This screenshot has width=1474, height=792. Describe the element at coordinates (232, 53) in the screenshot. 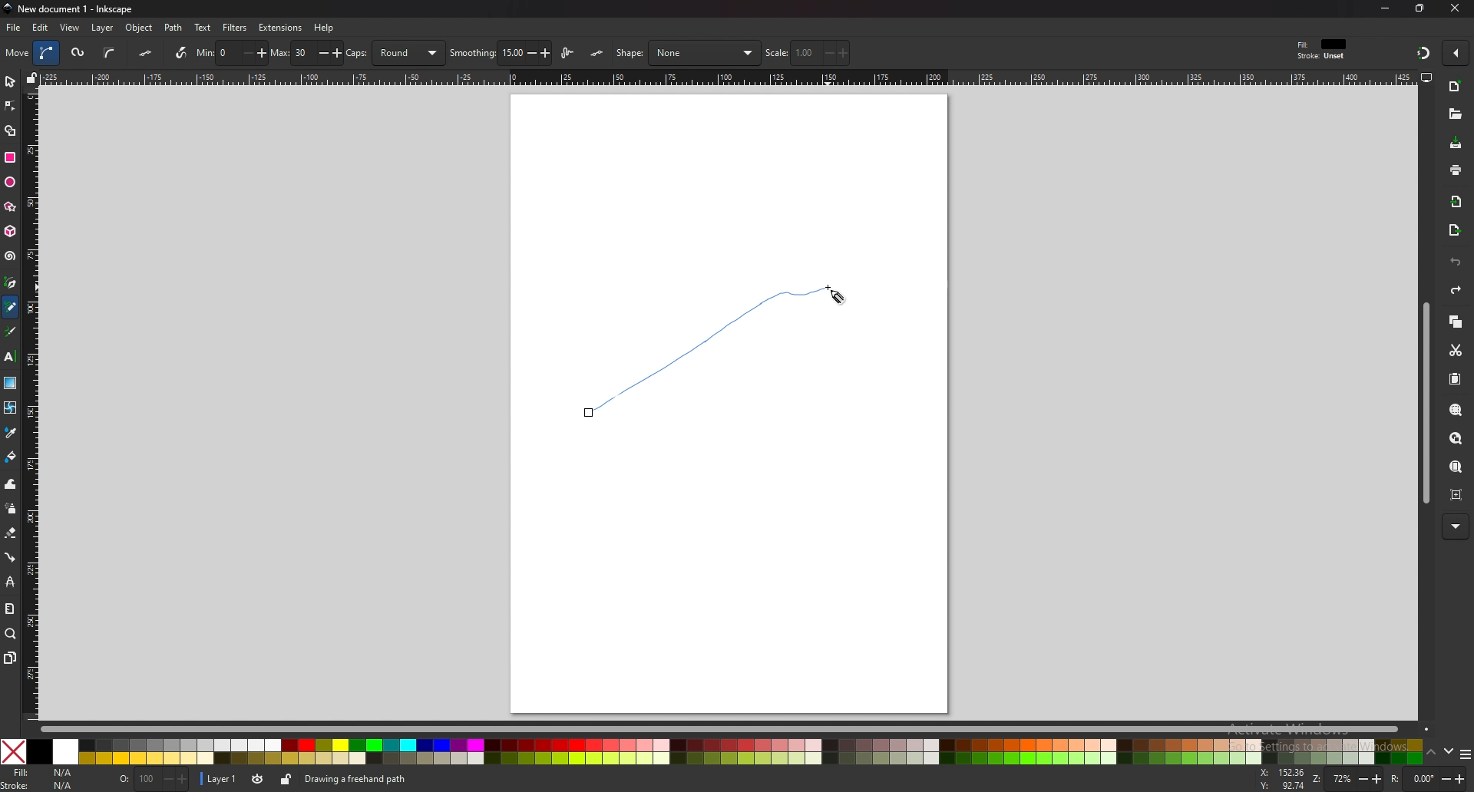

I see `min` at that location.